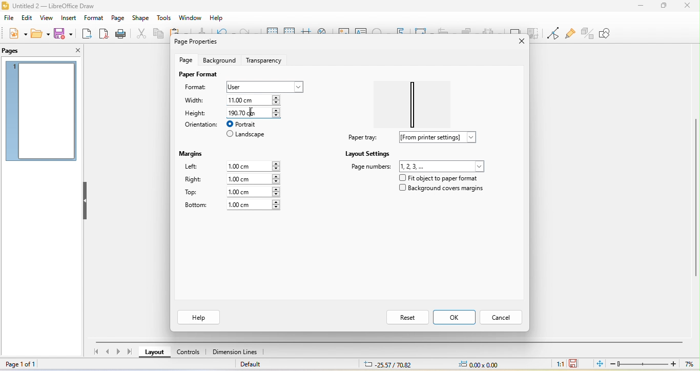 The height and width of the screenshot is (371, 700). What do you see at coordinates (26, 364) in the screenshot?
I see `page 1 of 1` at bounding box center [26, 364].